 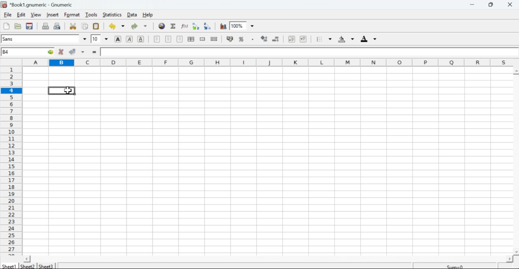 I want to click on Accept change, so click(x=74, y=52).